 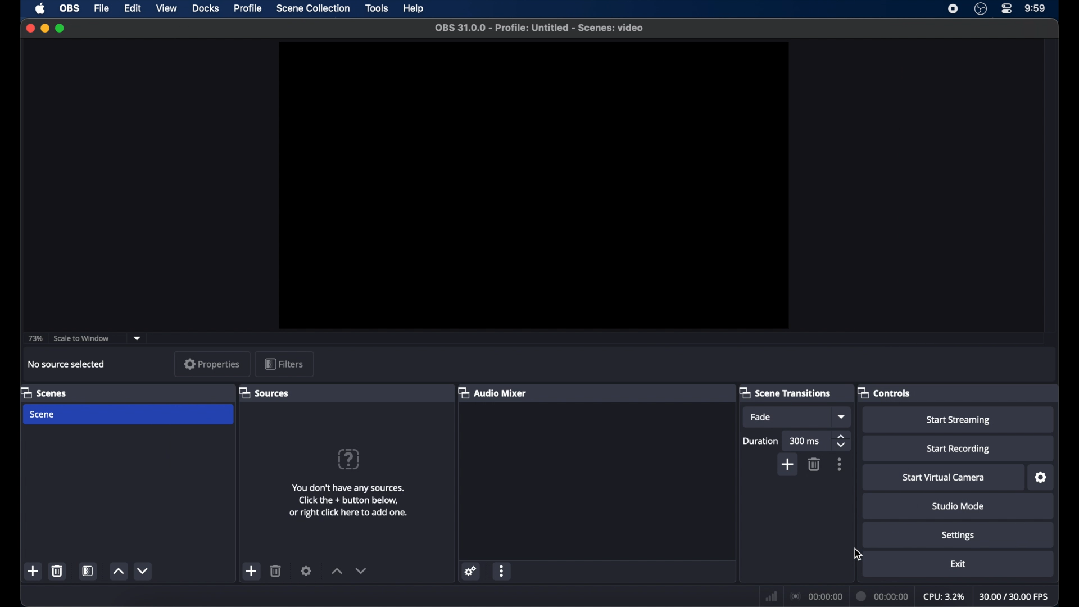 I want to click on screen recorder icon, so click(x=953, y=9).